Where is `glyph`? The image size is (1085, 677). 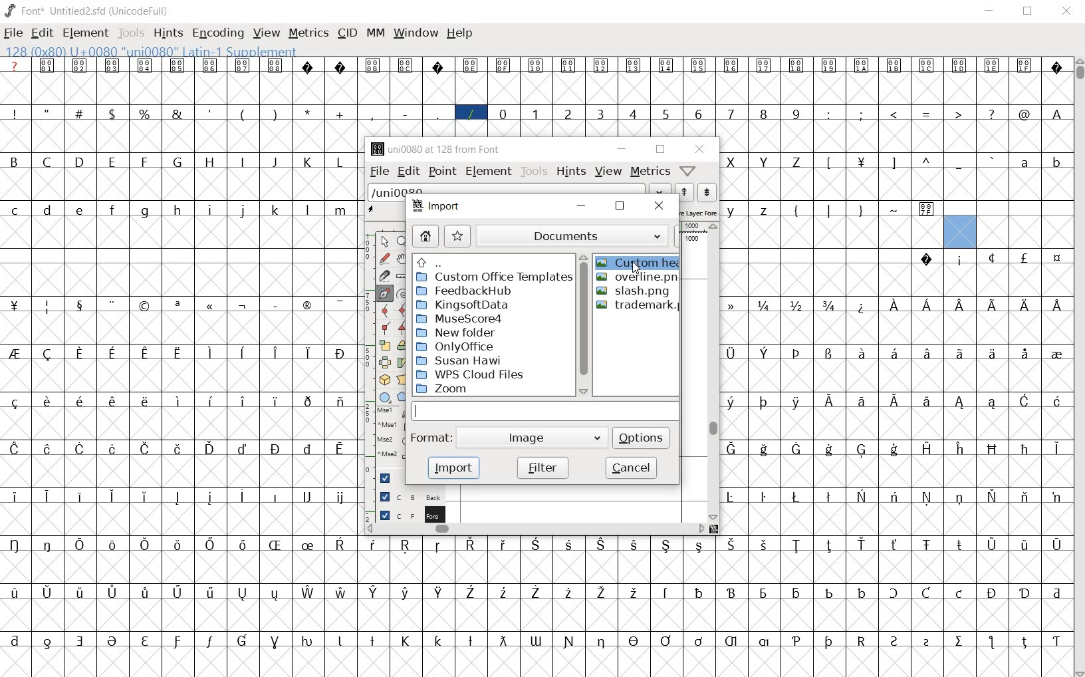
glyph is located at coordinates (372, 545).